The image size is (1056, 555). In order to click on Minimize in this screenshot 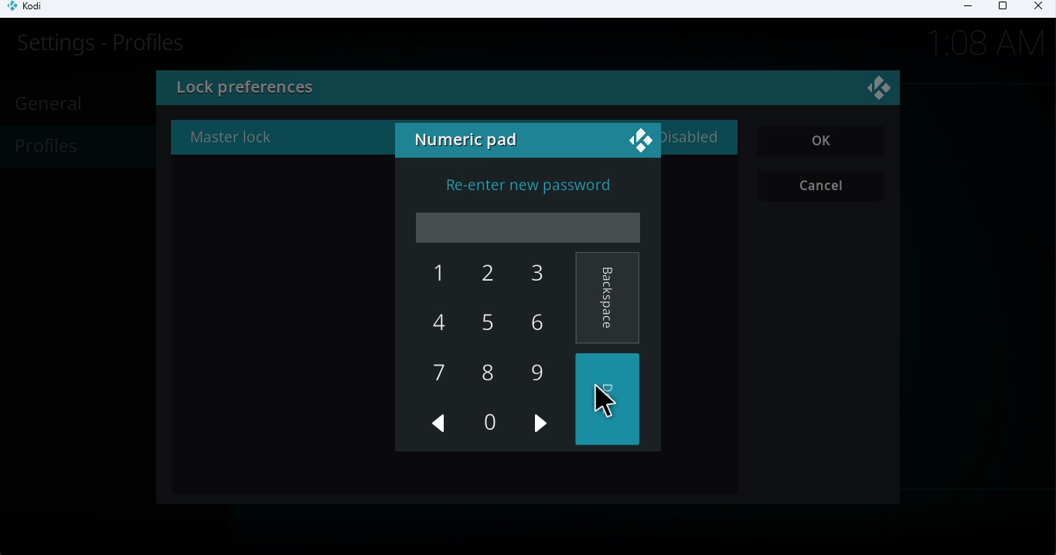, I will do `click(962, 9)`.